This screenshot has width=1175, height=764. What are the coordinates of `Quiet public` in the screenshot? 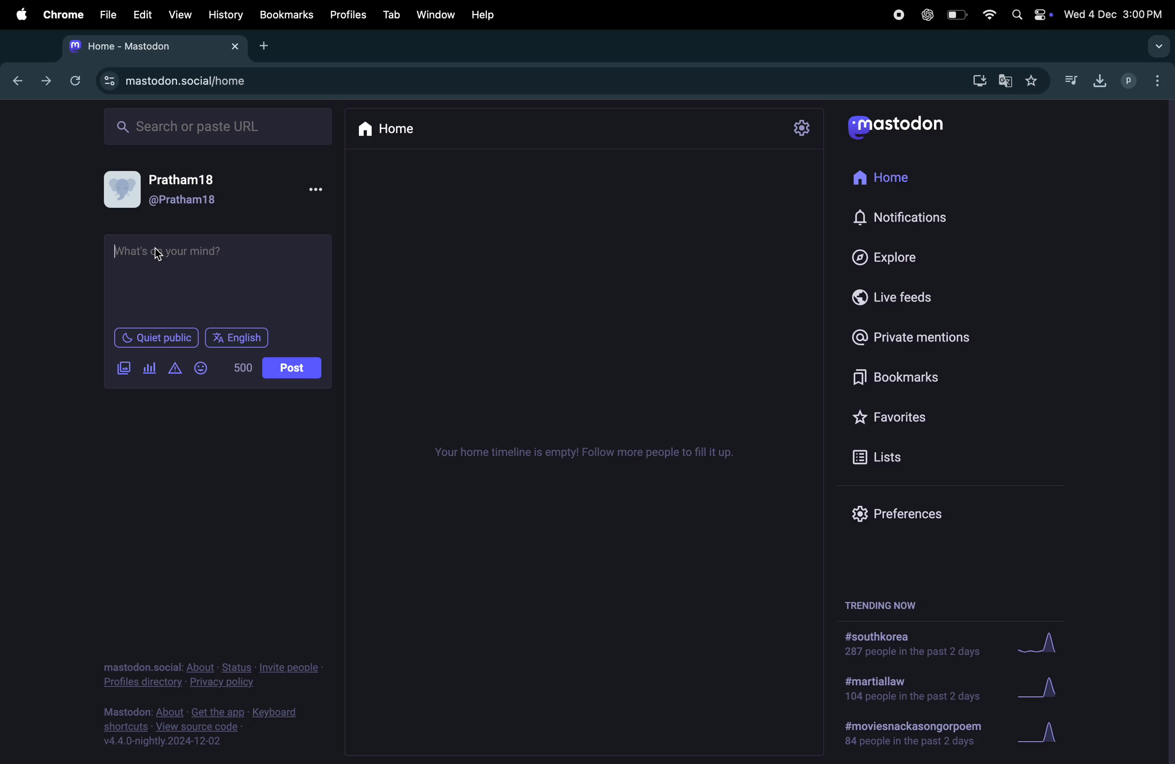 It's located at (155, 337).